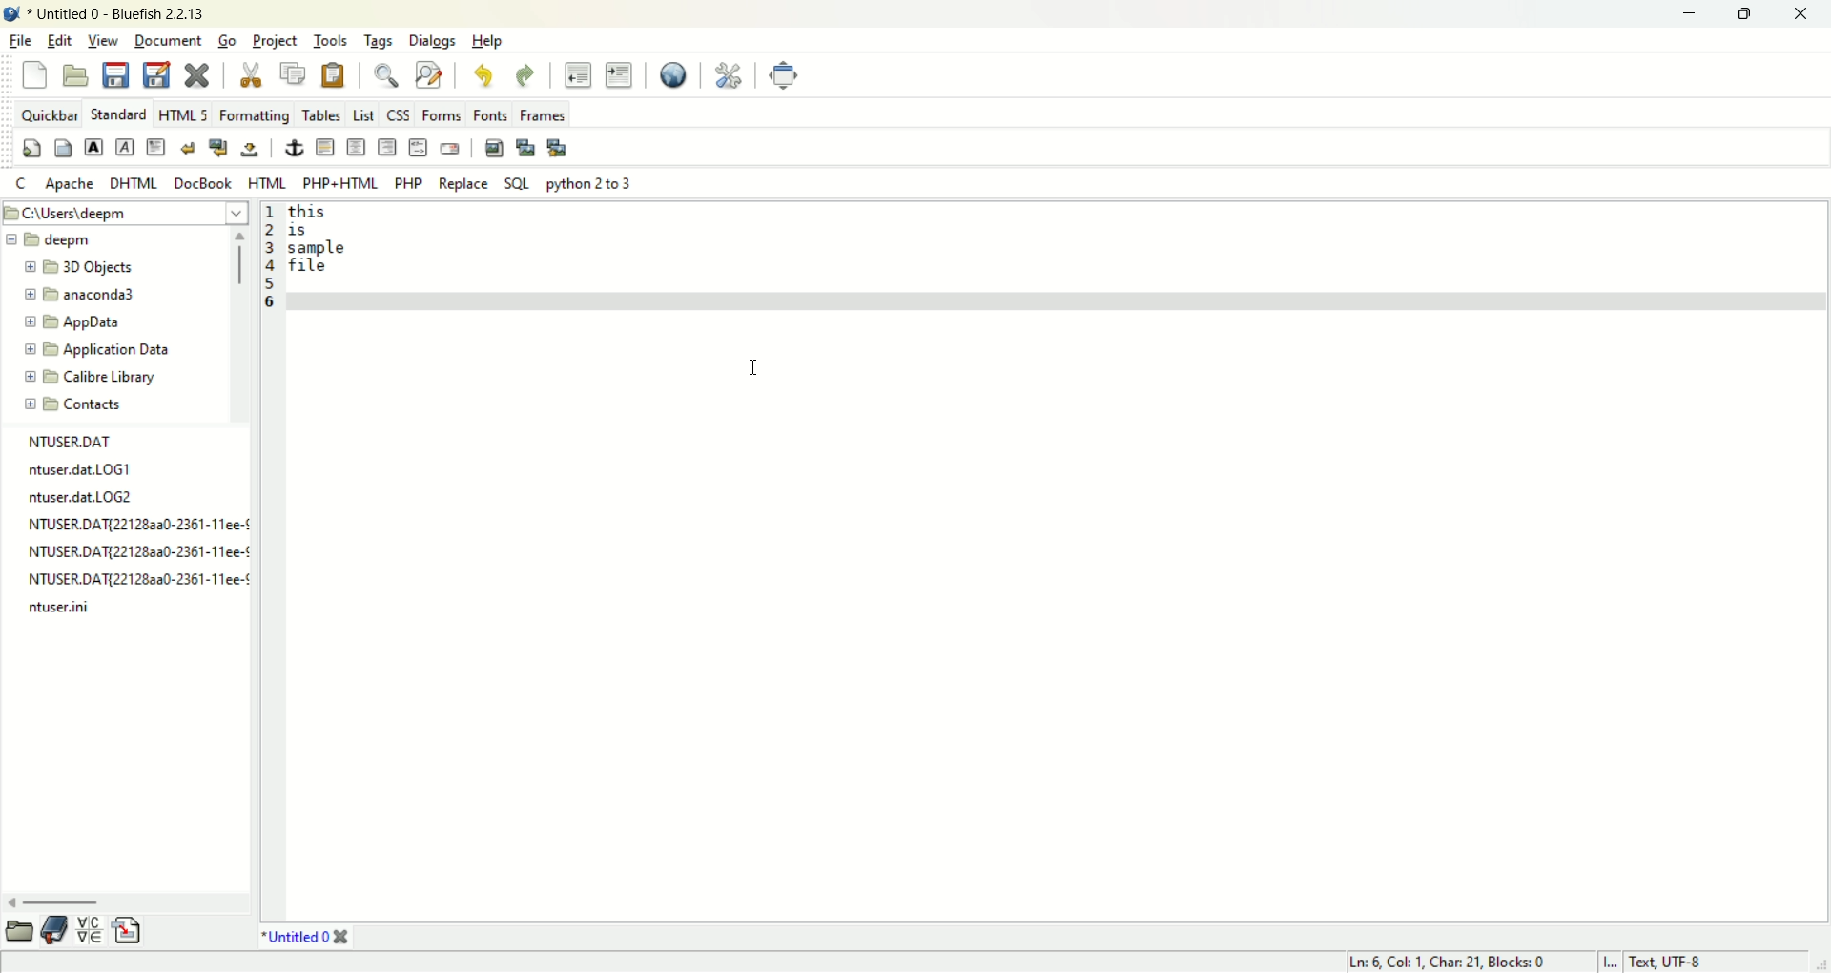 This screenshot has height=973, width=1831. What do you see at coordinates (72, 404) in the screenshot?
I see `contacts` at bounding box center [72, 404].